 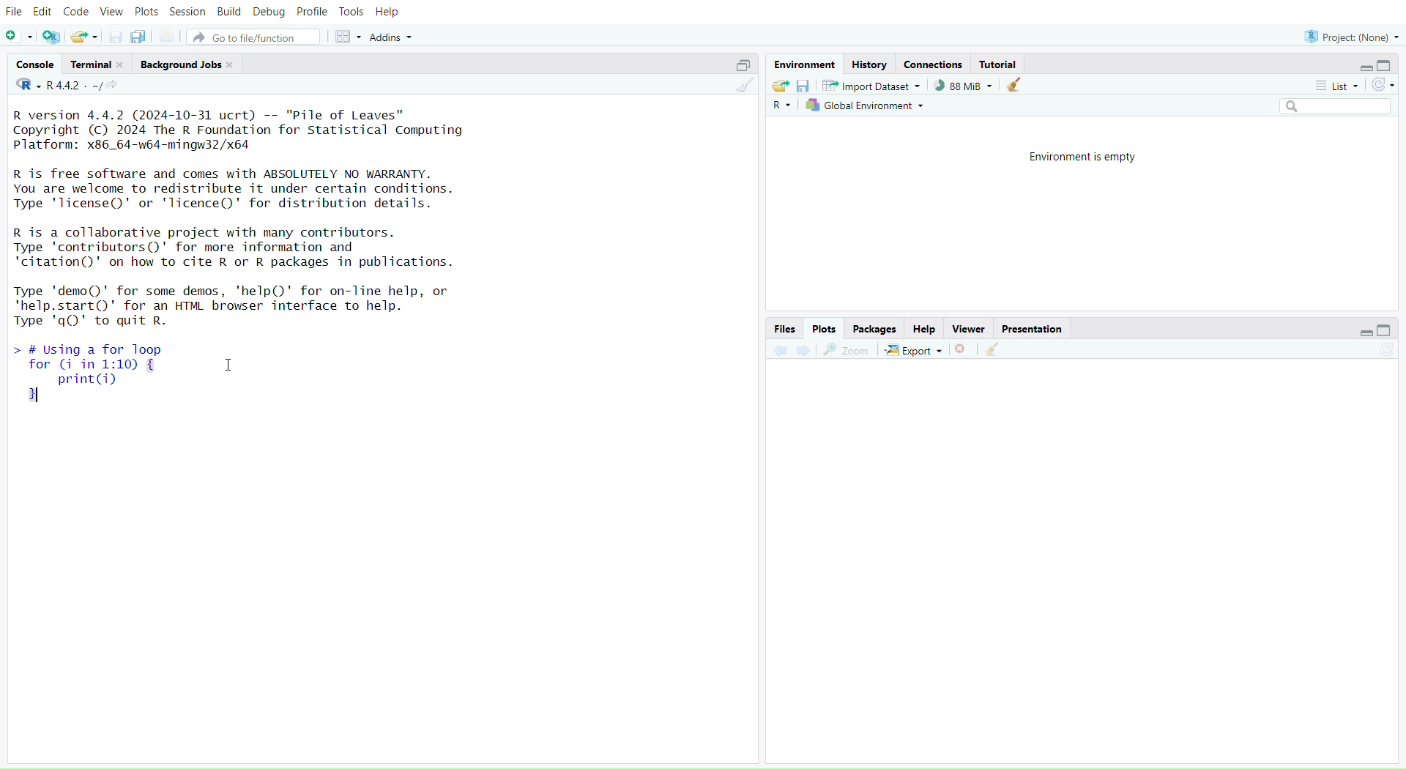 What do you see at coordinates (741, 86) in the screenshot?
I see `clear console` at bounding box center [741, 86].